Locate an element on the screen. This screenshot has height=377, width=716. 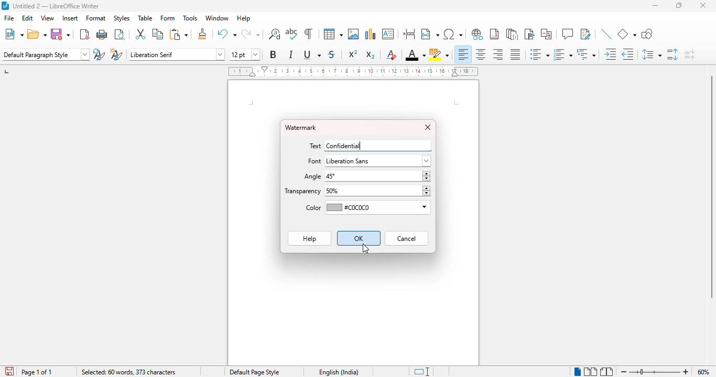
default page style is located at coordinates (255, 372).